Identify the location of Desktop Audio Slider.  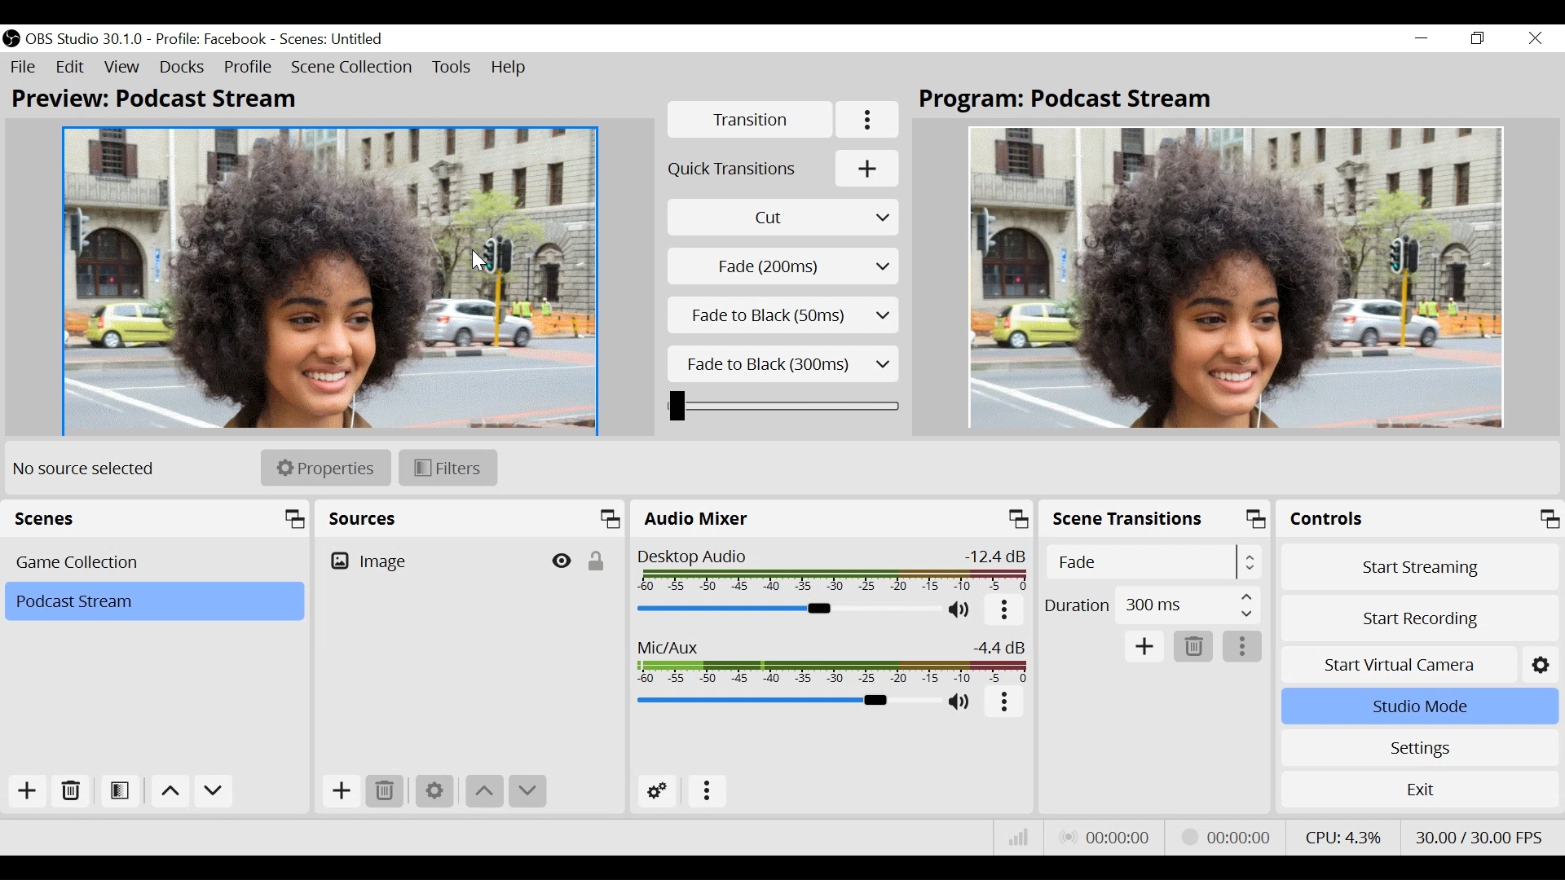
(785, 609).